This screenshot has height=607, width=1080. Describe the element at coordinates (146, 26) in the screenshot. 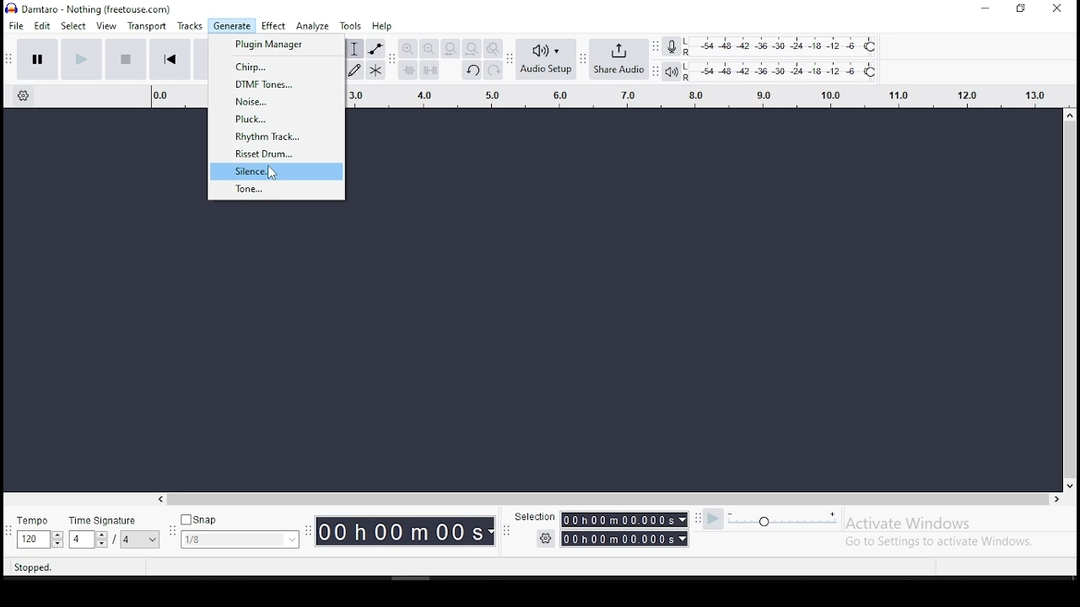

I see `transport` at that location.